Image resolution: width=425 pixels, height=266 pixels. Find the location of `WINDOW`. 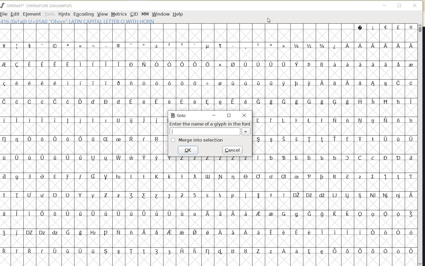

WINDOW is located at coordinates (161, 14).